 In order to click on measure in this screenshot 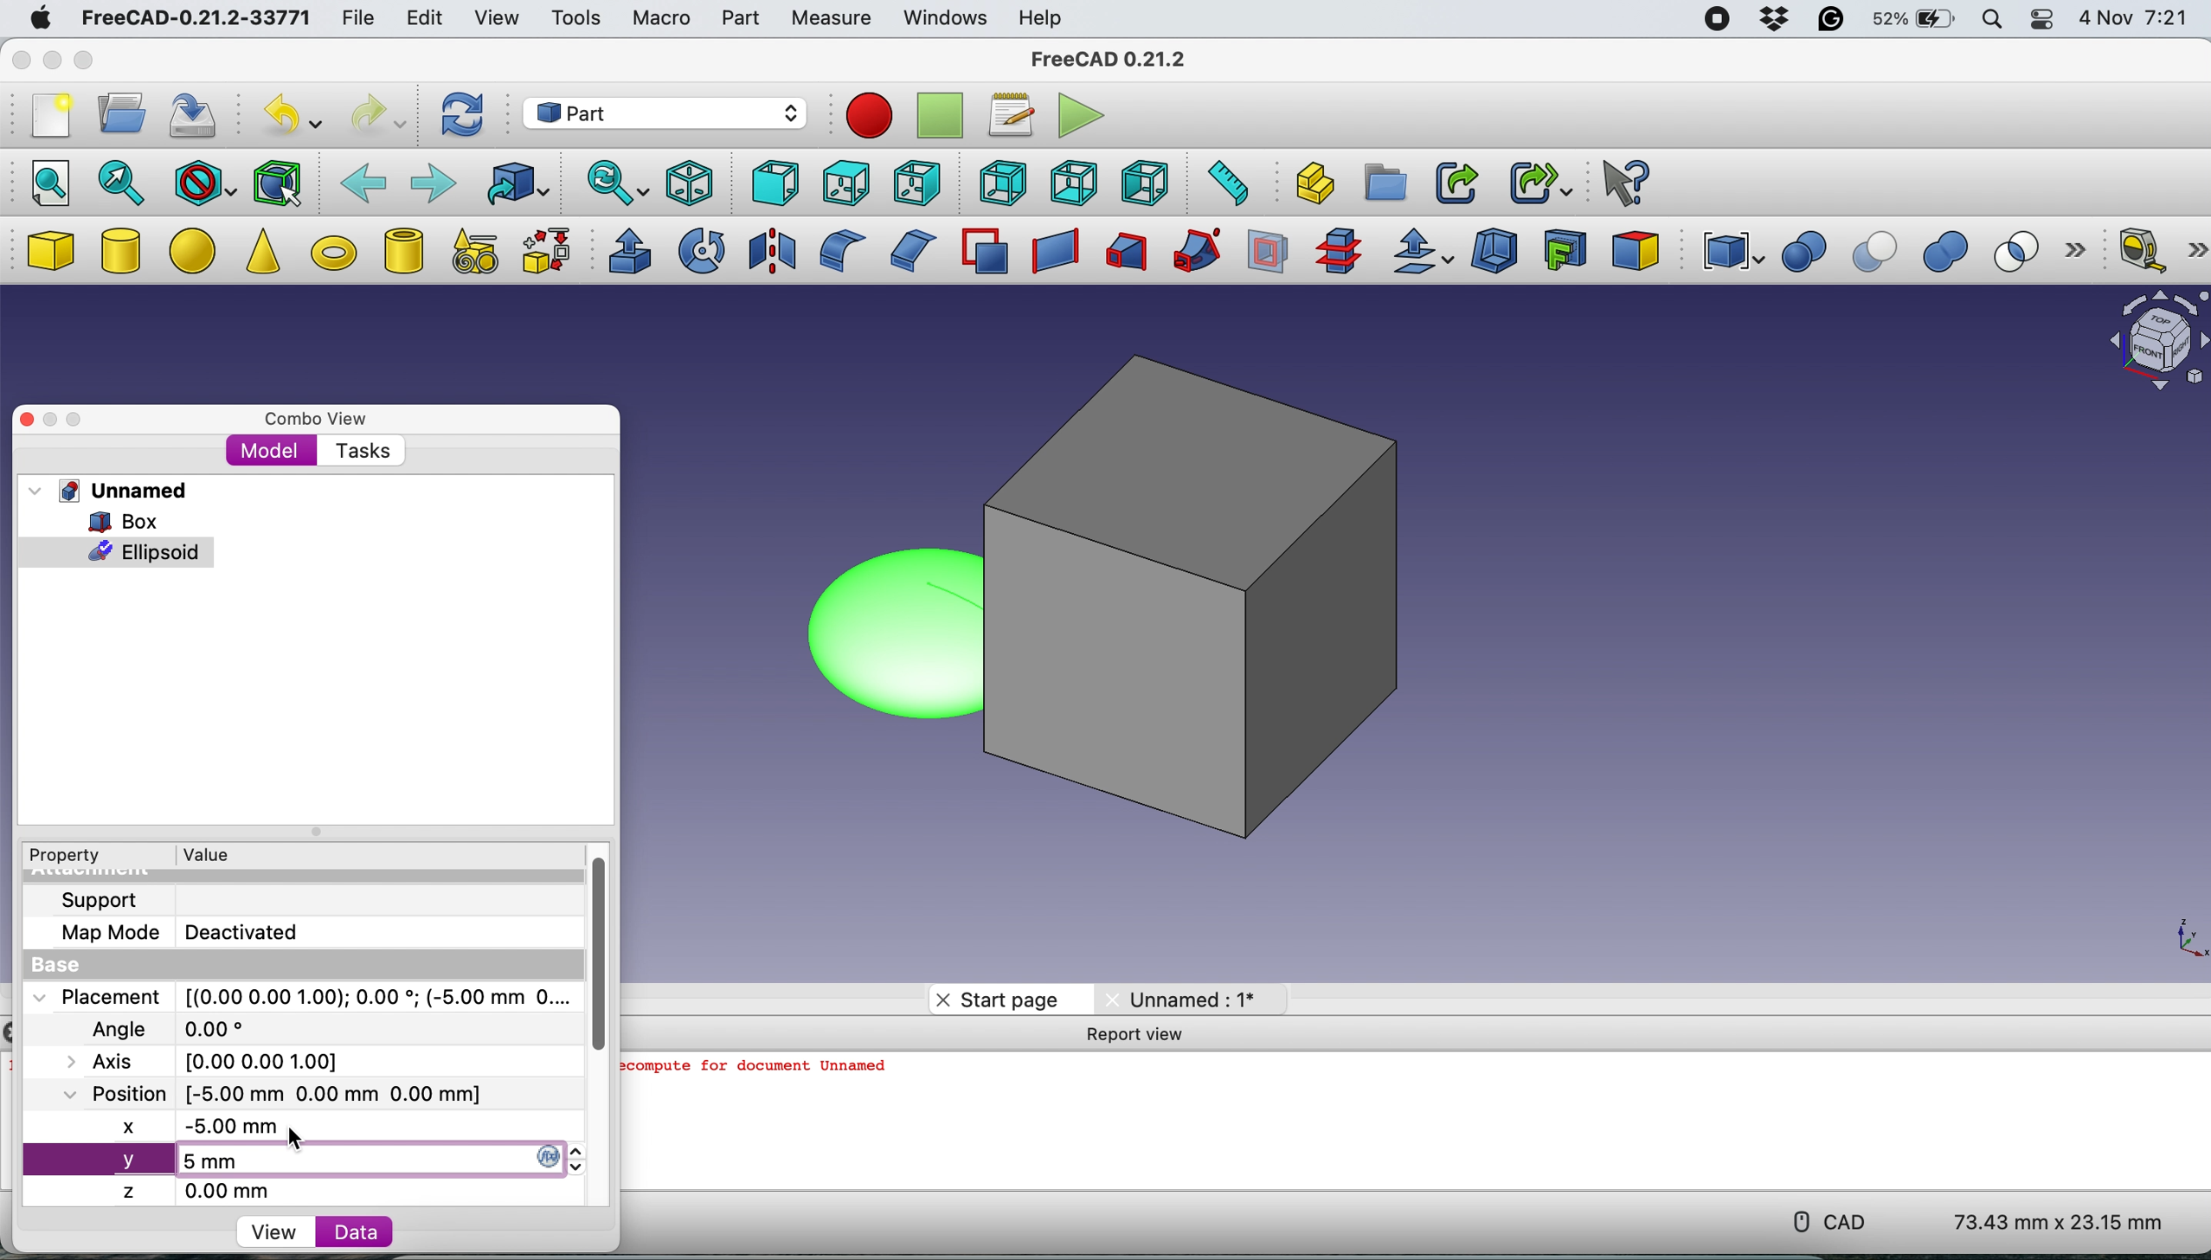, I will do `click(829, 19)`.